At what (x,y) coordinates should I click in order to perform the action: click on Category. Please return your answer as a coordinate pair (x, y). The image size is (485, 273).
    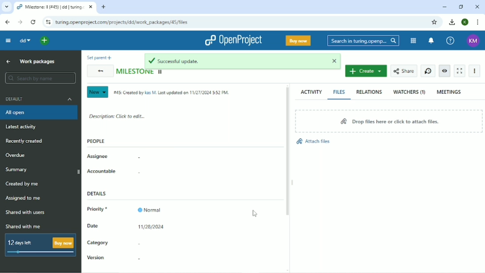
    Looking at the image, I should click on (98, 244).